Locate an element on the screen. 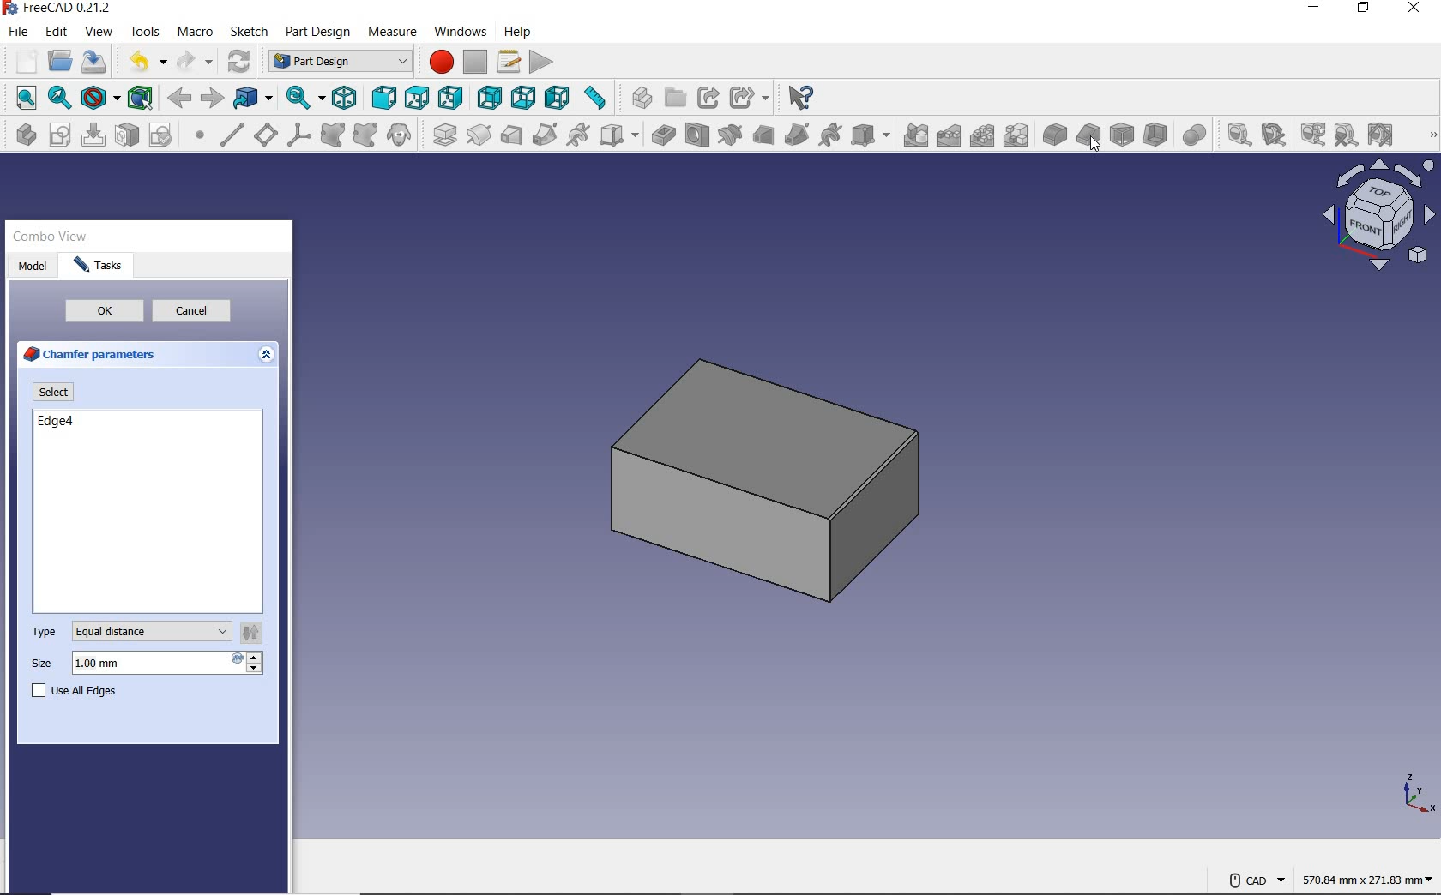 Image resolution: width=1441 pixels, height=895 pixels. additive helix is located at coordinates (579, 135).